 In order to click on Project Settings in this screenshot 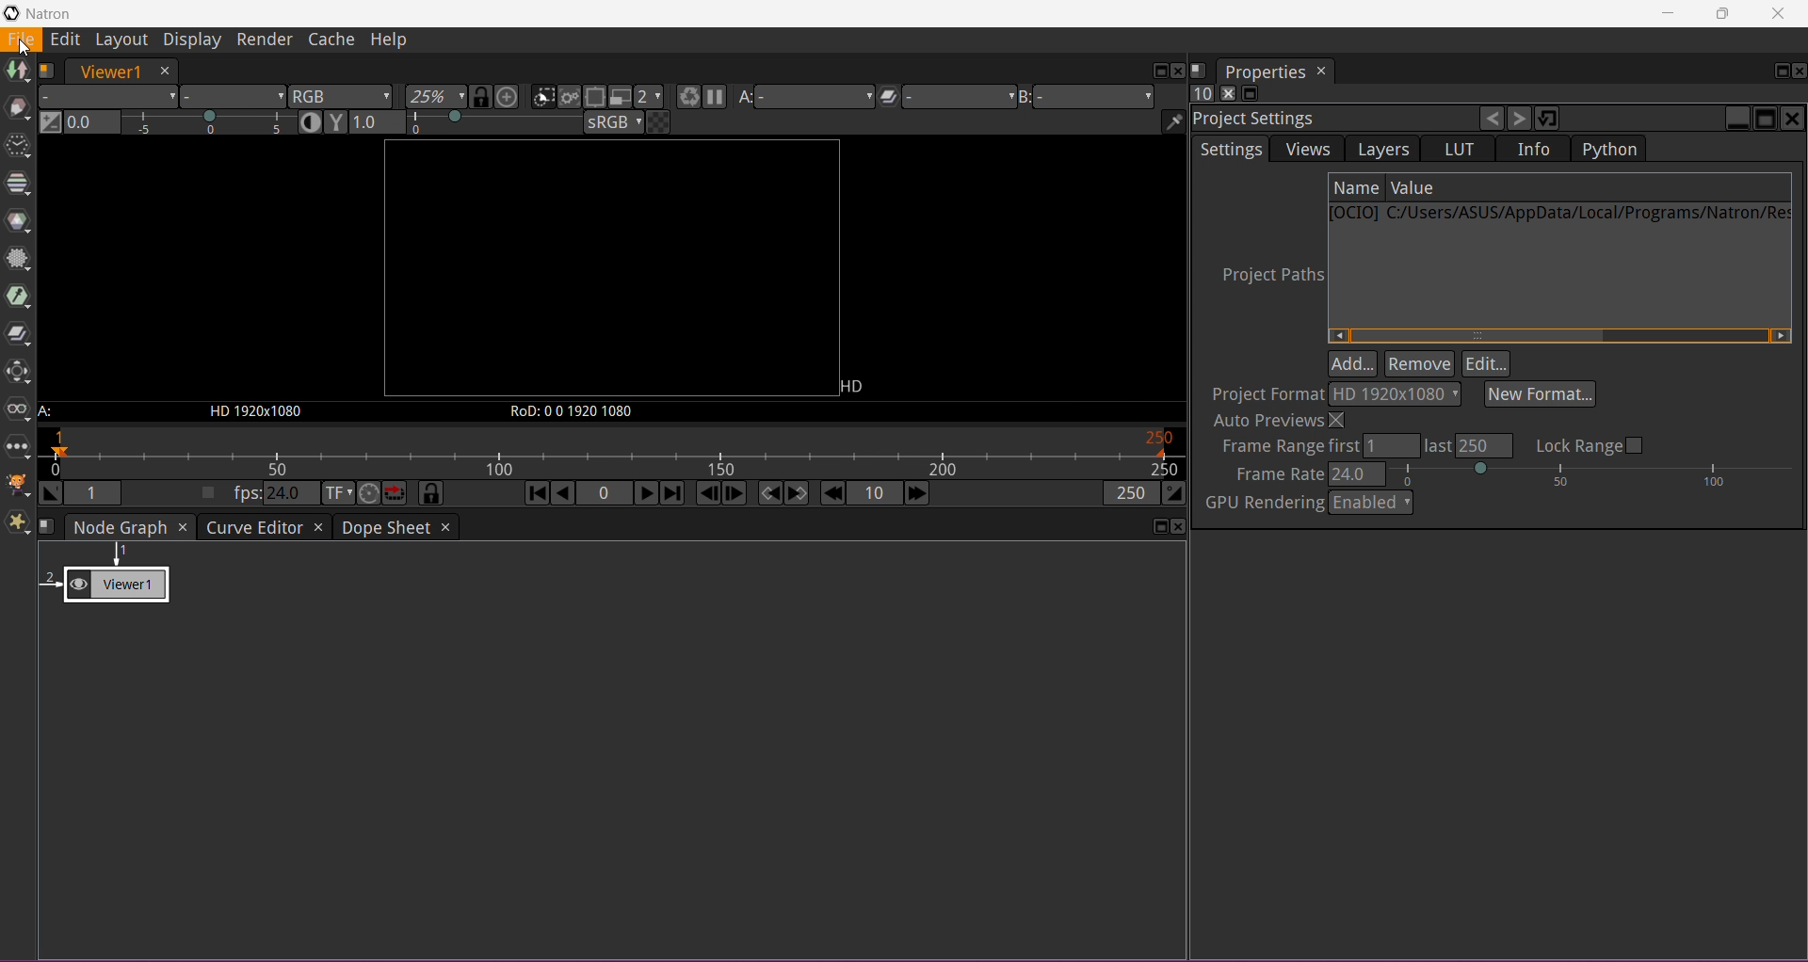, I will do `click(1259, 120)`.